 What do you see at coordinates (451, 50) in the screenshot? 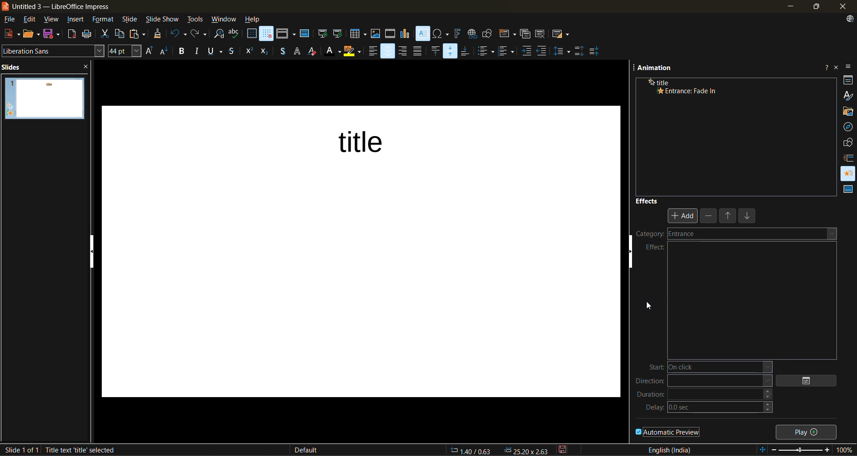
I see `center vertically` at bounding box center [451, 50].